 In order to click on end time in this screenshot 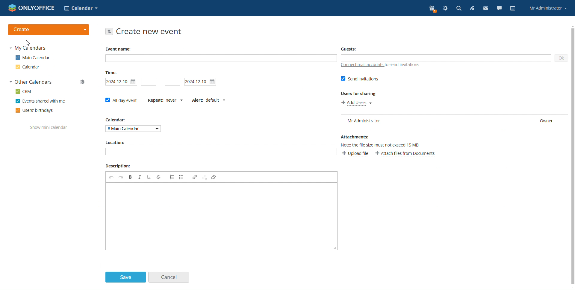, I will do `click(172, 82)`.